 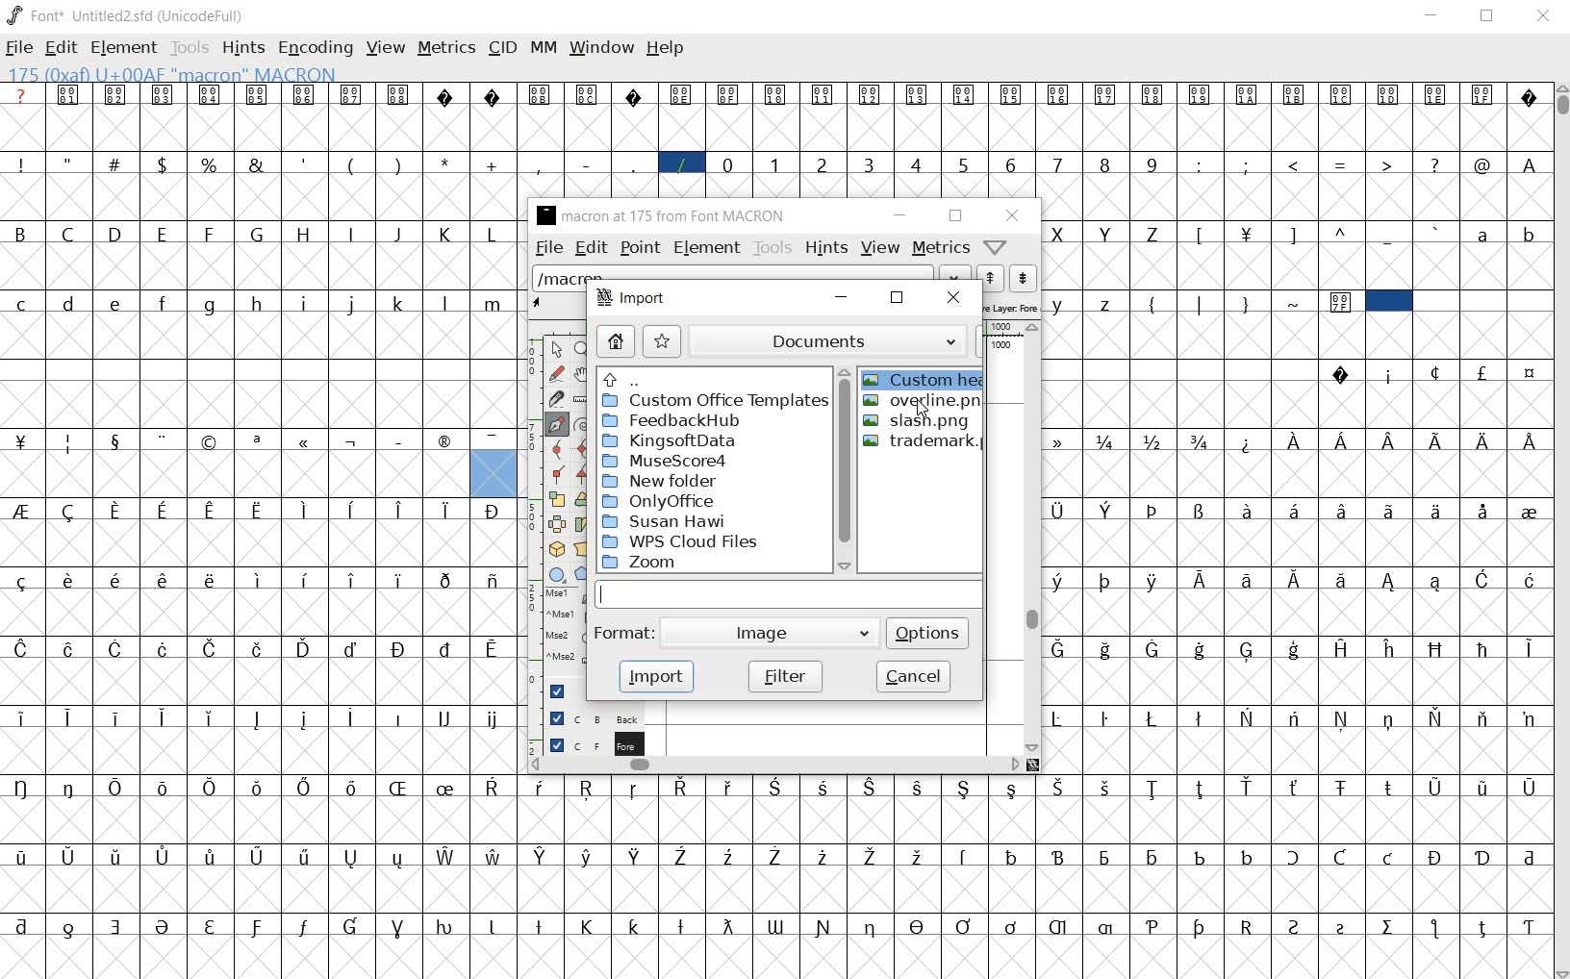 I want to click on Symbol, so click(x=775, y=924).